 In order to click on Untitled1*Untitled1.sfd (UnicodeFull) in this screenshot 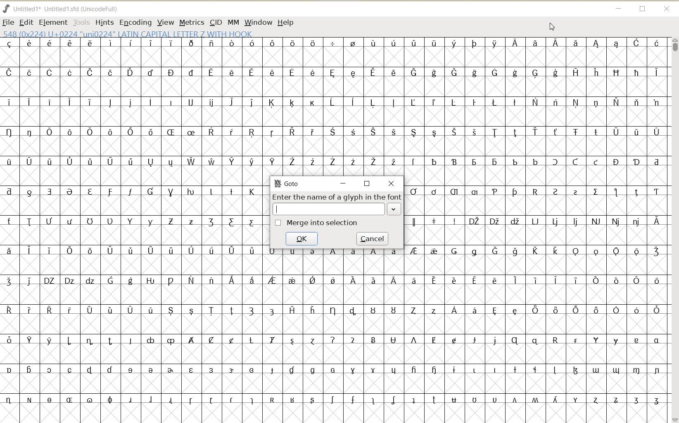, I will do `click(67, 9)`.